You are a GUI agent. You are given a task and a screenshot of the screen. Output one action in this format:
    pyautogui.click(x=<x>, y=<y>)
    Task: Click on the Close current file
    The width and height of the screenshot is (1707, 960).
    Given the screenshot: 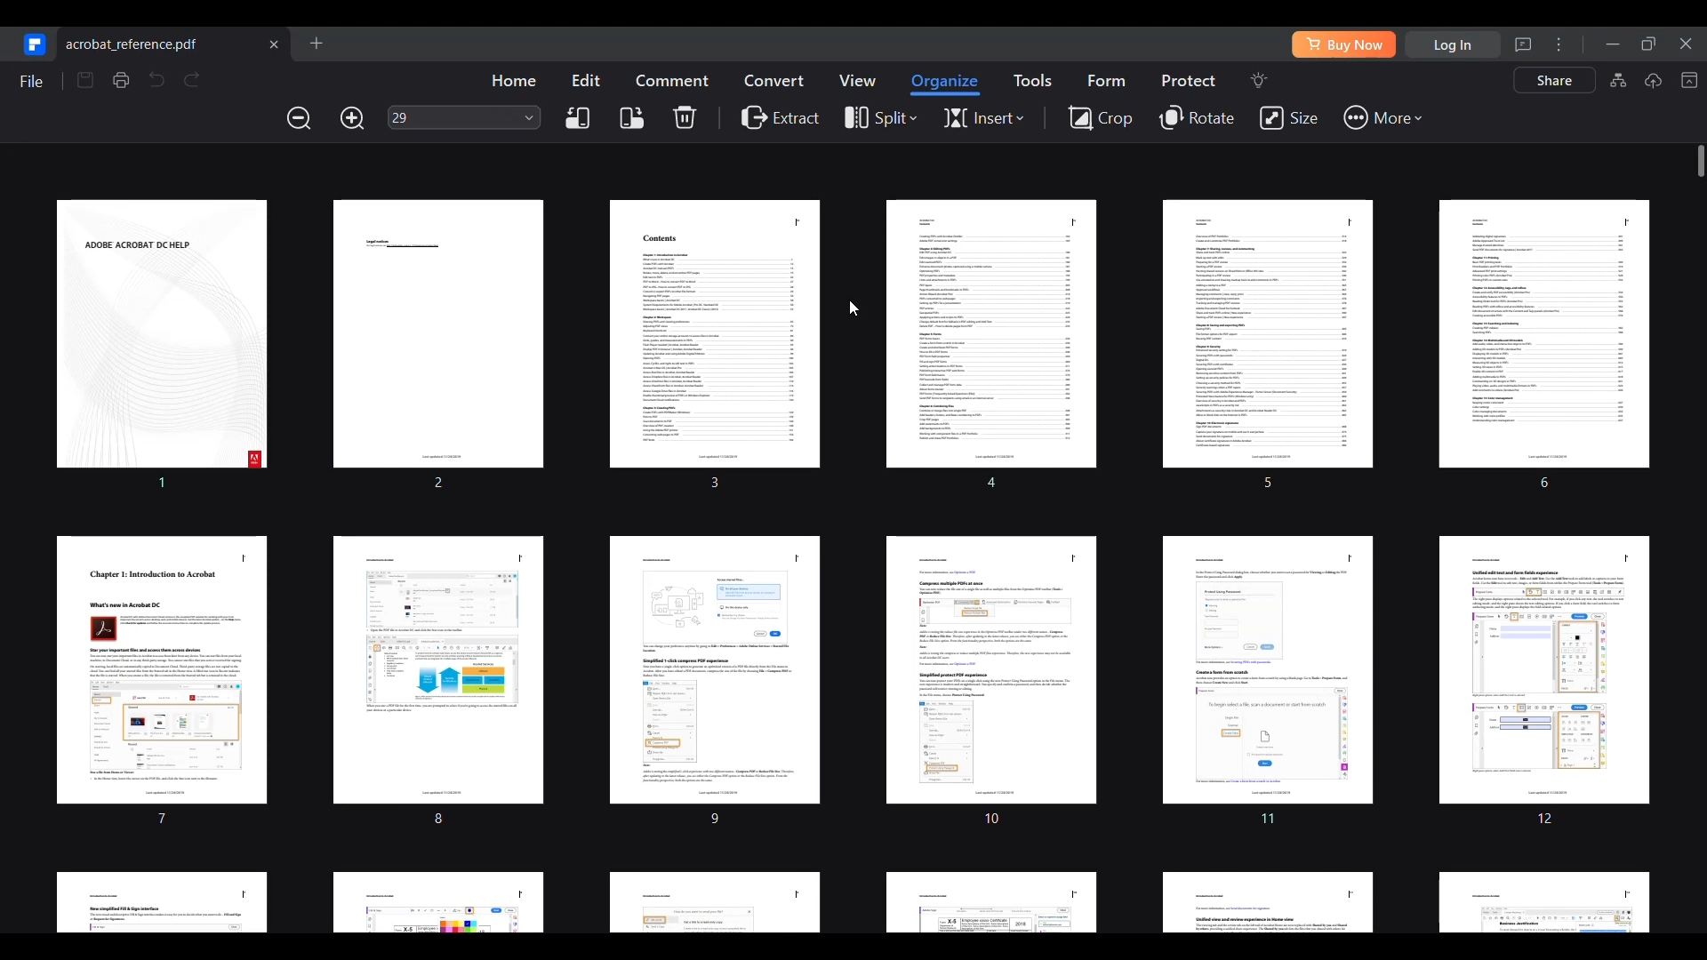 What is the action you would take?
    pyautogui.click(x=273, y=44)
    